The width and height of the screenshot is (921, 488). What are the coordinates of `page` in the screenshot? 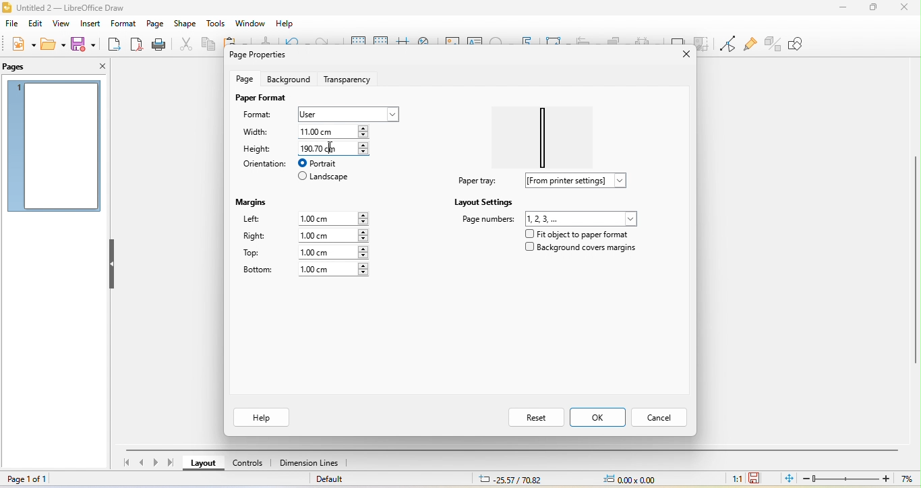 It's located at (247, 78).